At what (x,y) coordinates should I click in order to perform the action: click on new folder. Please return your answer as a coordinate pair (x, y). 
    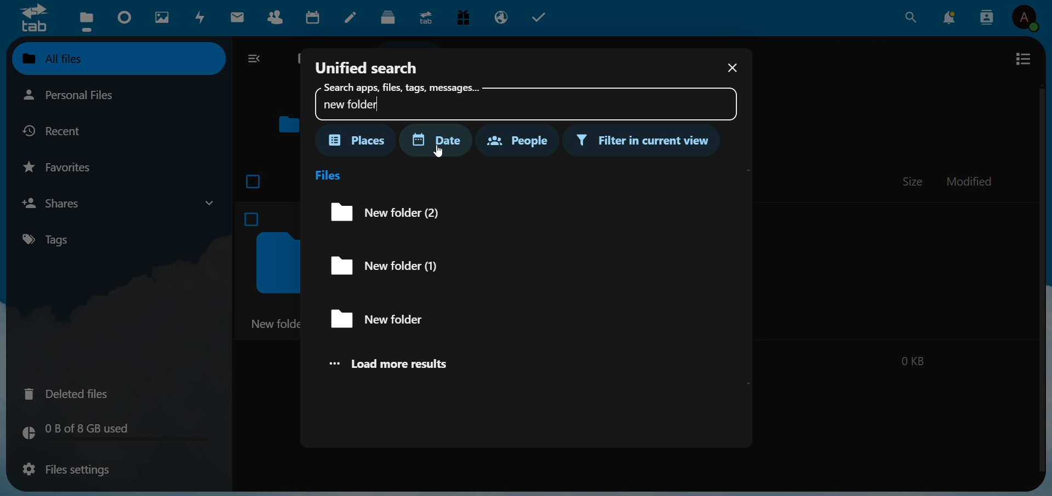
    Looking at the image, I should click on (389, 319).